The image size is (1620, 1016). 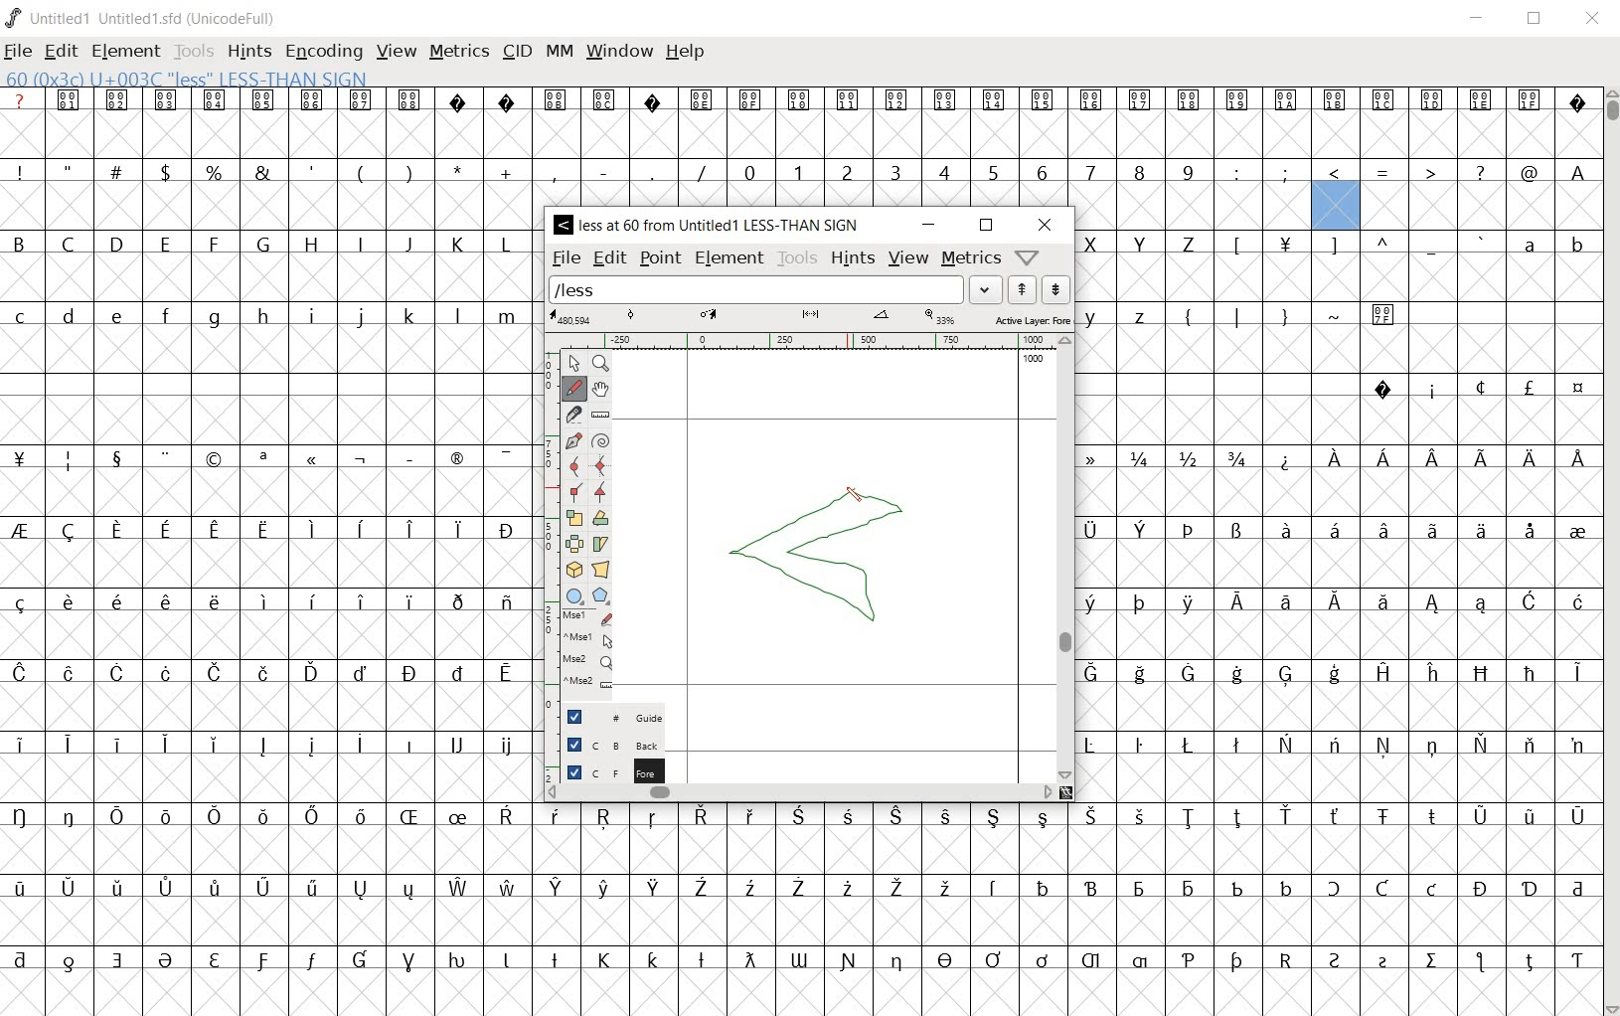 I want to click on small letters a b, so click(x=1548, y=244).